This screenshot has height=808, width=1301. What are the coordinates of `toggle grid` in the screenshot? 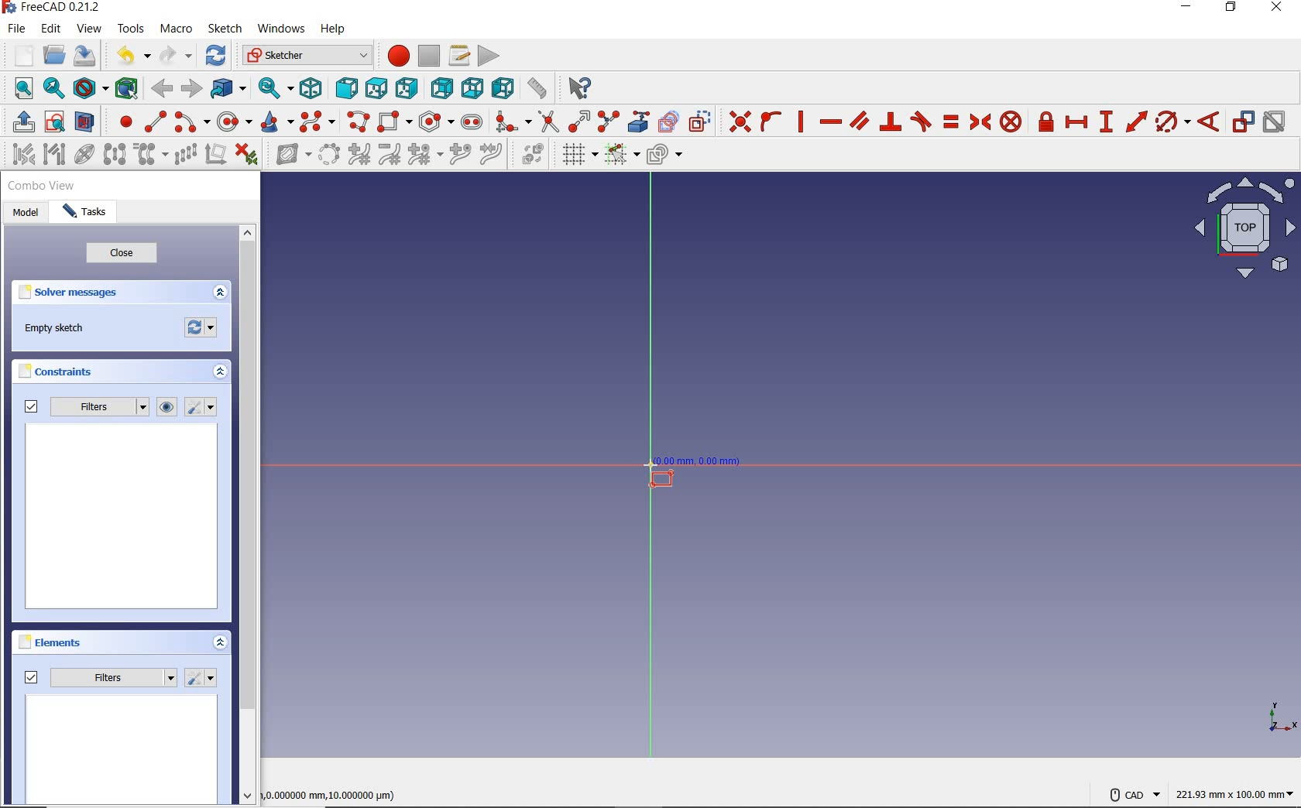 It's located at (576, 156).